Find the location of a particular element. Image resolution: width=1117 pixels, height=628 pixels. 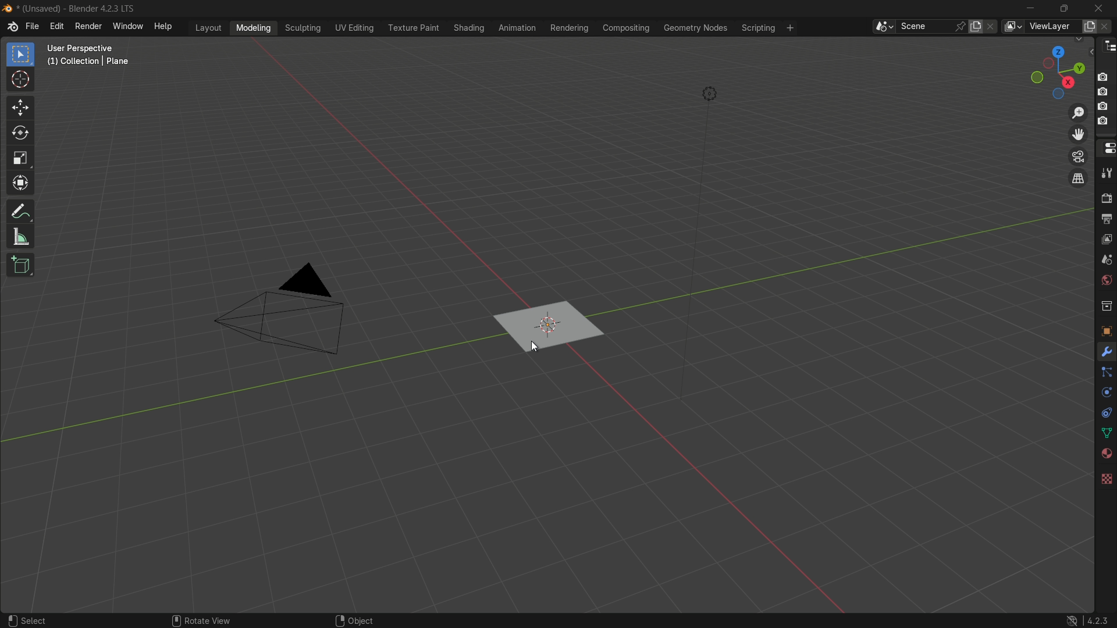

measure is located at coordinates (22, 239).